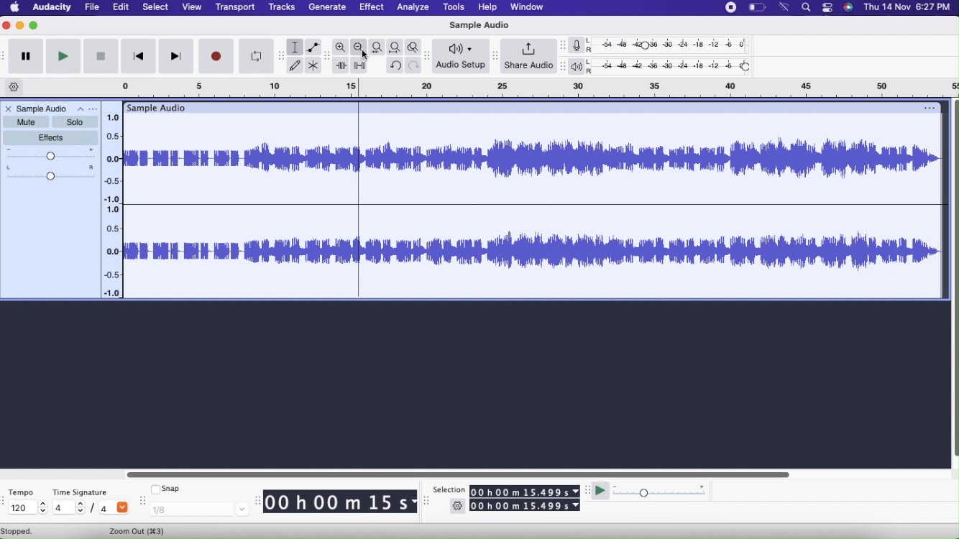 The height and width of the screenshot is (539, 959). I want to click on Zoom Toggle, so click(413, 47).